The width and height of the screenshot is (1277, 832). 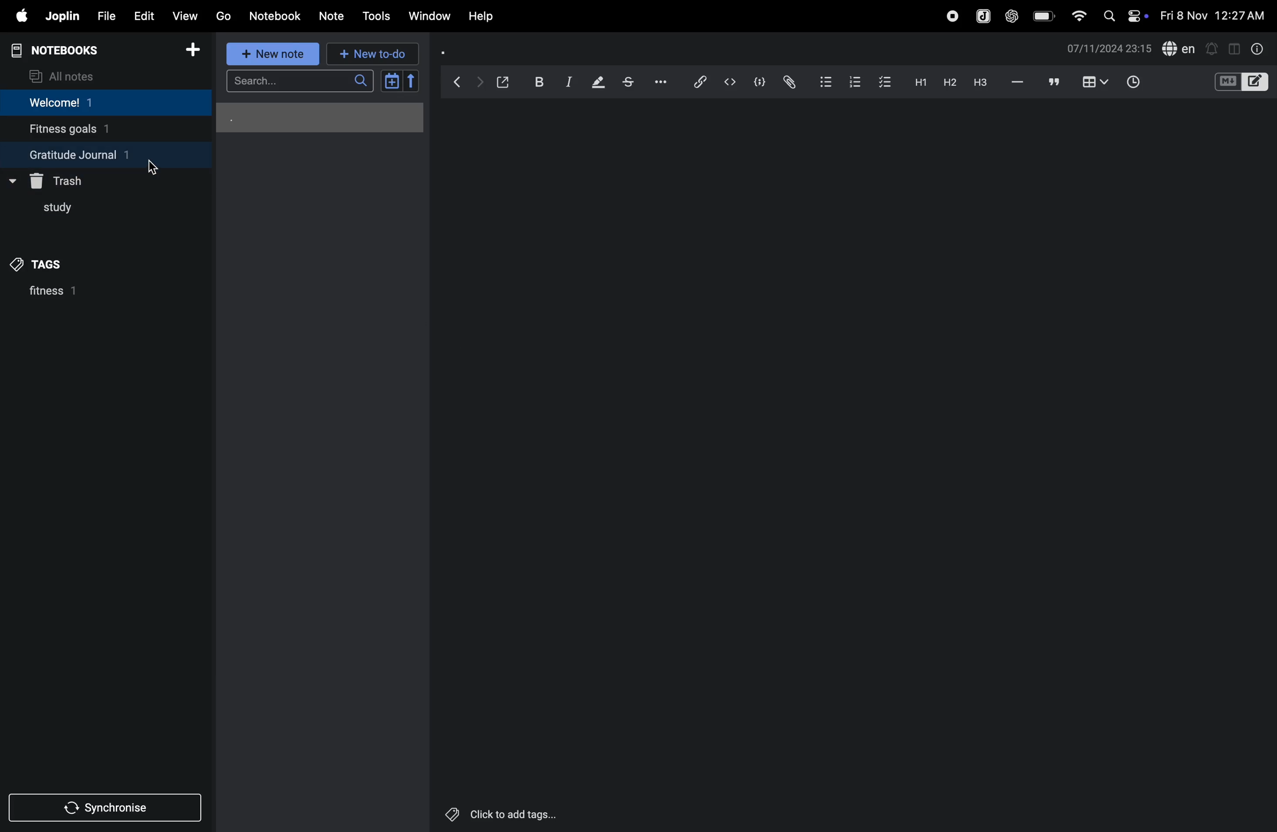 What do you see at coordinates (950, 17) in the screenshot?
I see `record` at bounding box center [950, 17].